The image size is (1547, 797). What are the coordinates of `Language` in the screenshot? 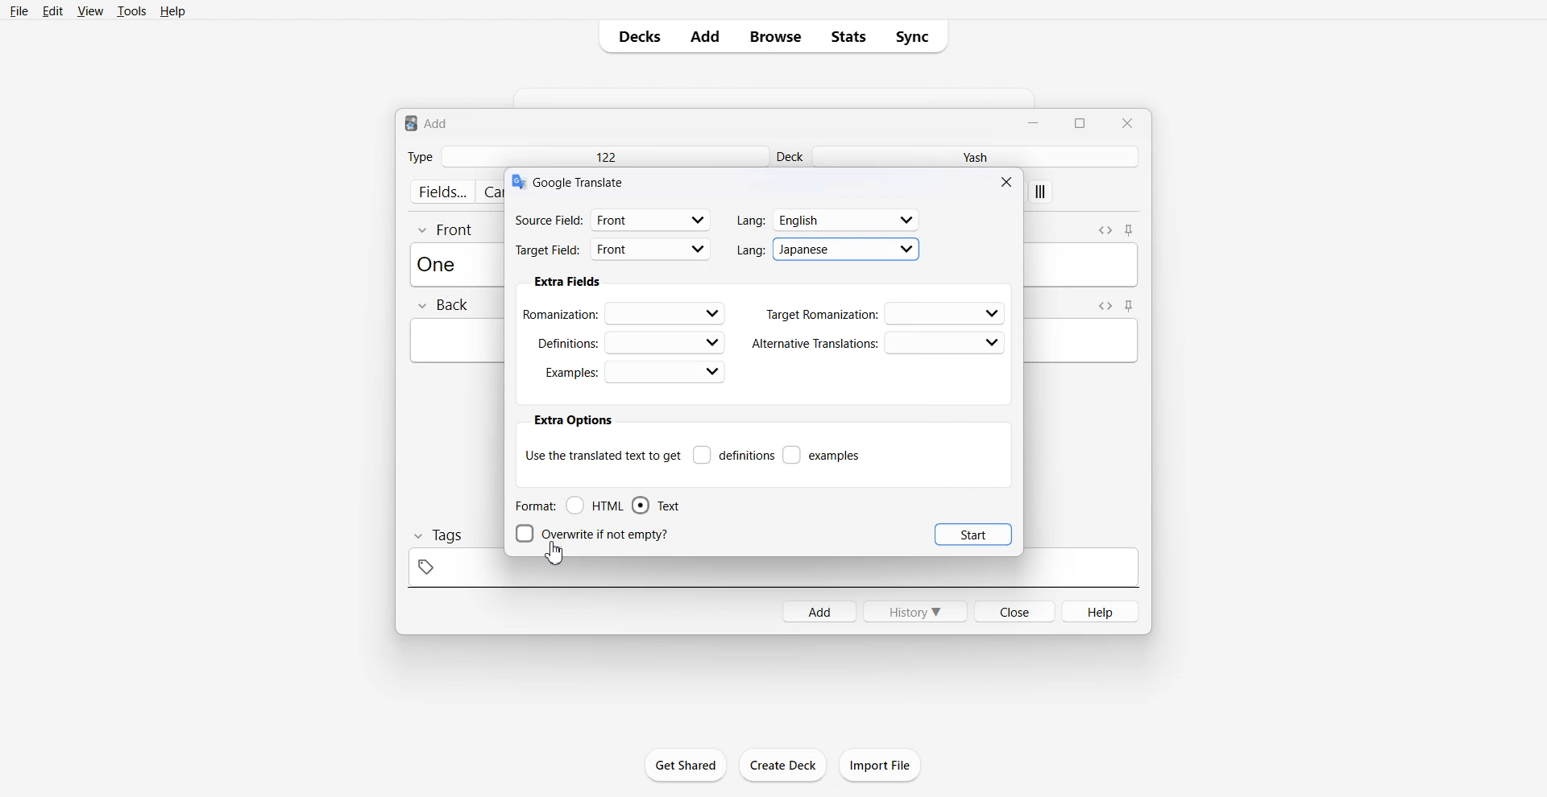 It's located at (828, 248).